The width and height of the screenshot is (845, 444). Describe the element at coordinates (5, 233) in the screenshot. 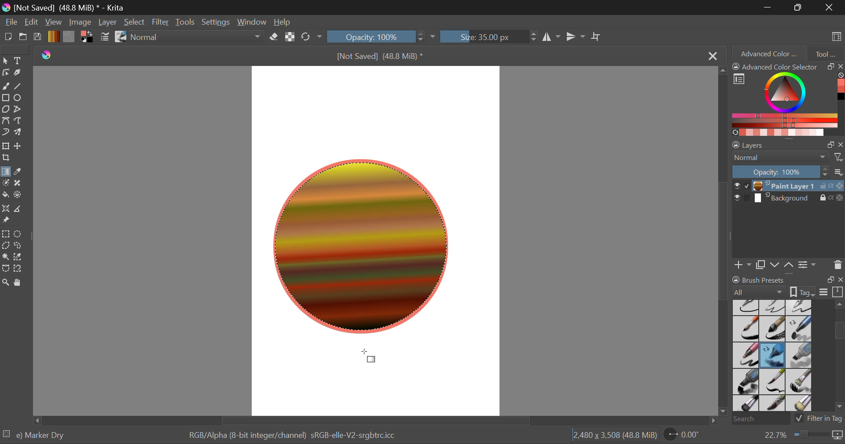

I see `Rectangle Selection Tool` at that location.